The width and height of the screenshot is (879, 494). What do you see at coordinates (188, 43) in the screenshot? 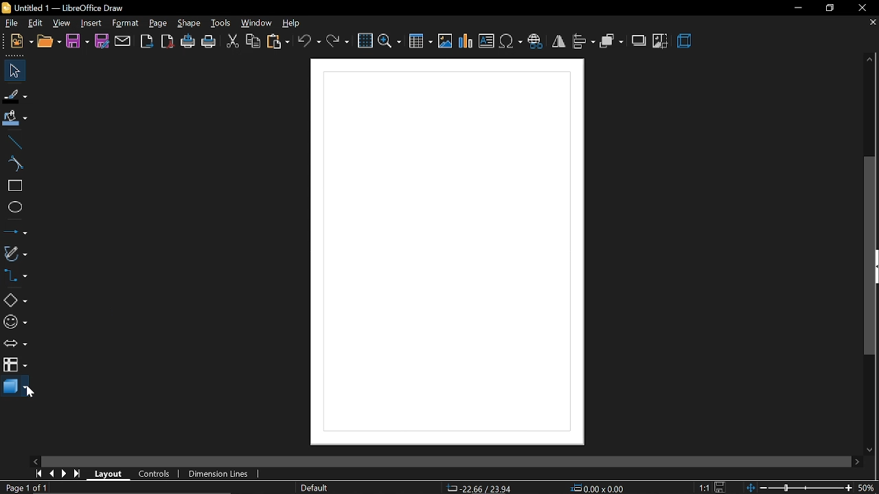
I see `print directly` at bounding box center [188, 43].